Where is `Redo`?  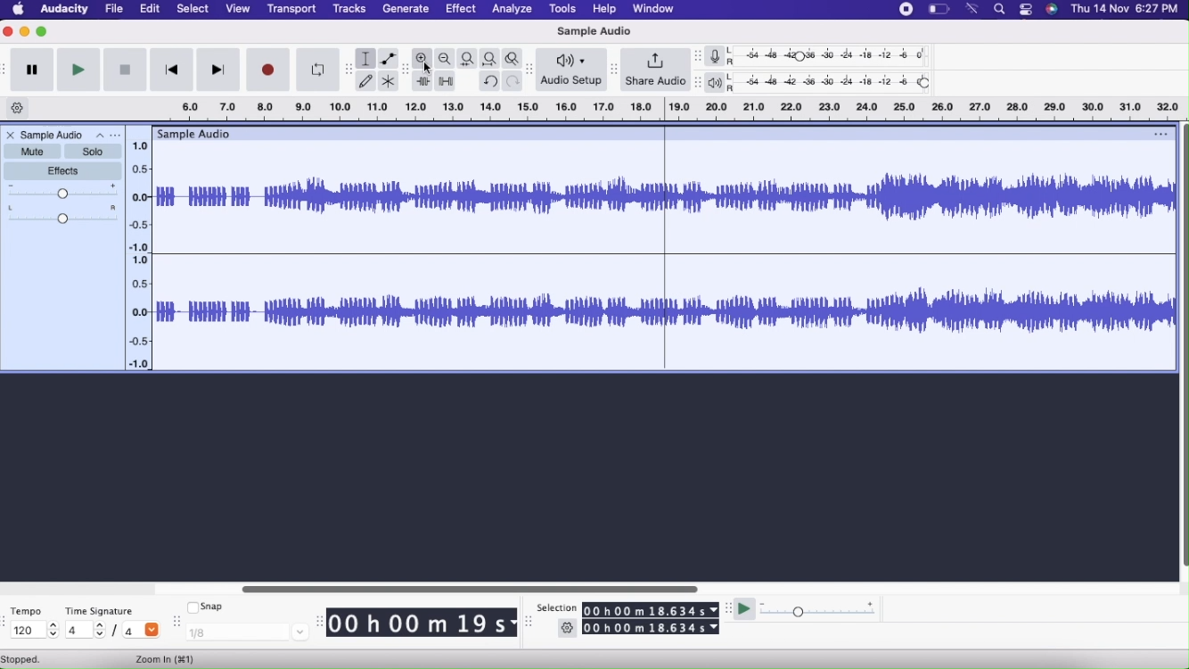 Redo is located at coordinates (513, 81).